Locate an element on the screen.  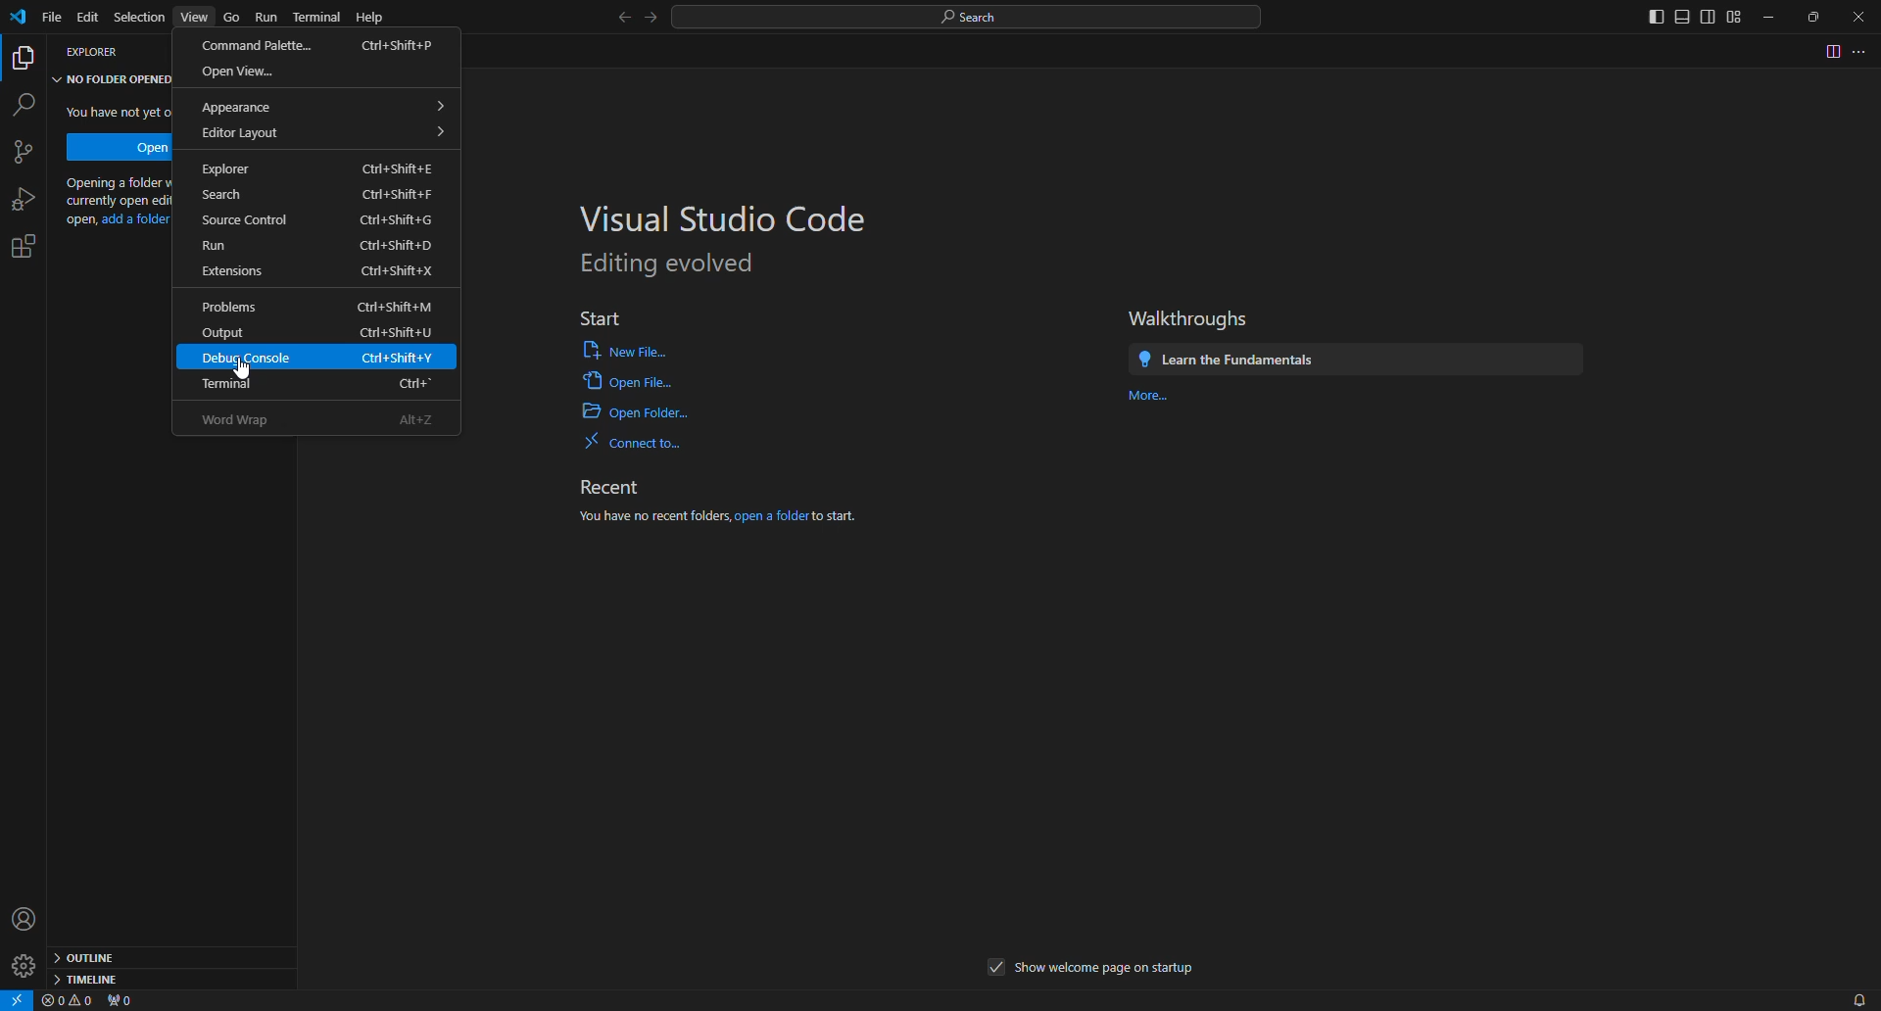
No folder opened tab is located at coordinates (114, 79).